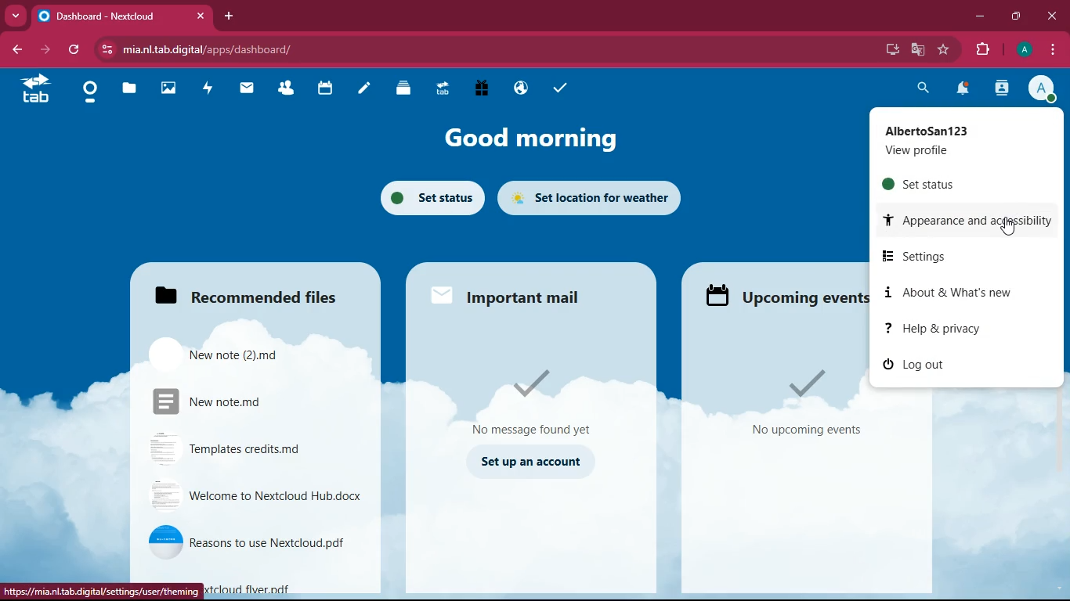 The image size is (1070, 601). I want to click on file, so click(233, 353).